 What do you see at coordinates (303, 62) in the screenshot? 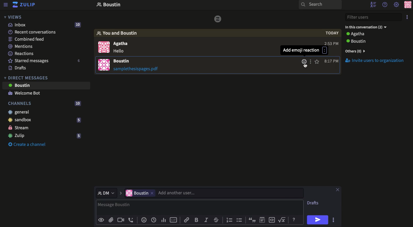
I see `Add reaction` at bounding box center [303, 62].